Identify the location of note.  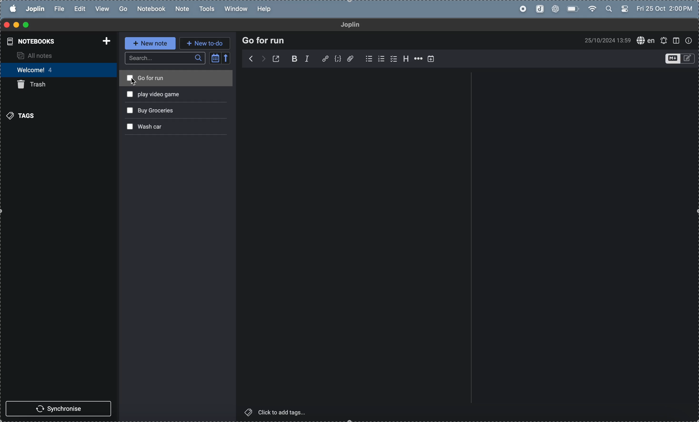
(180, 9).